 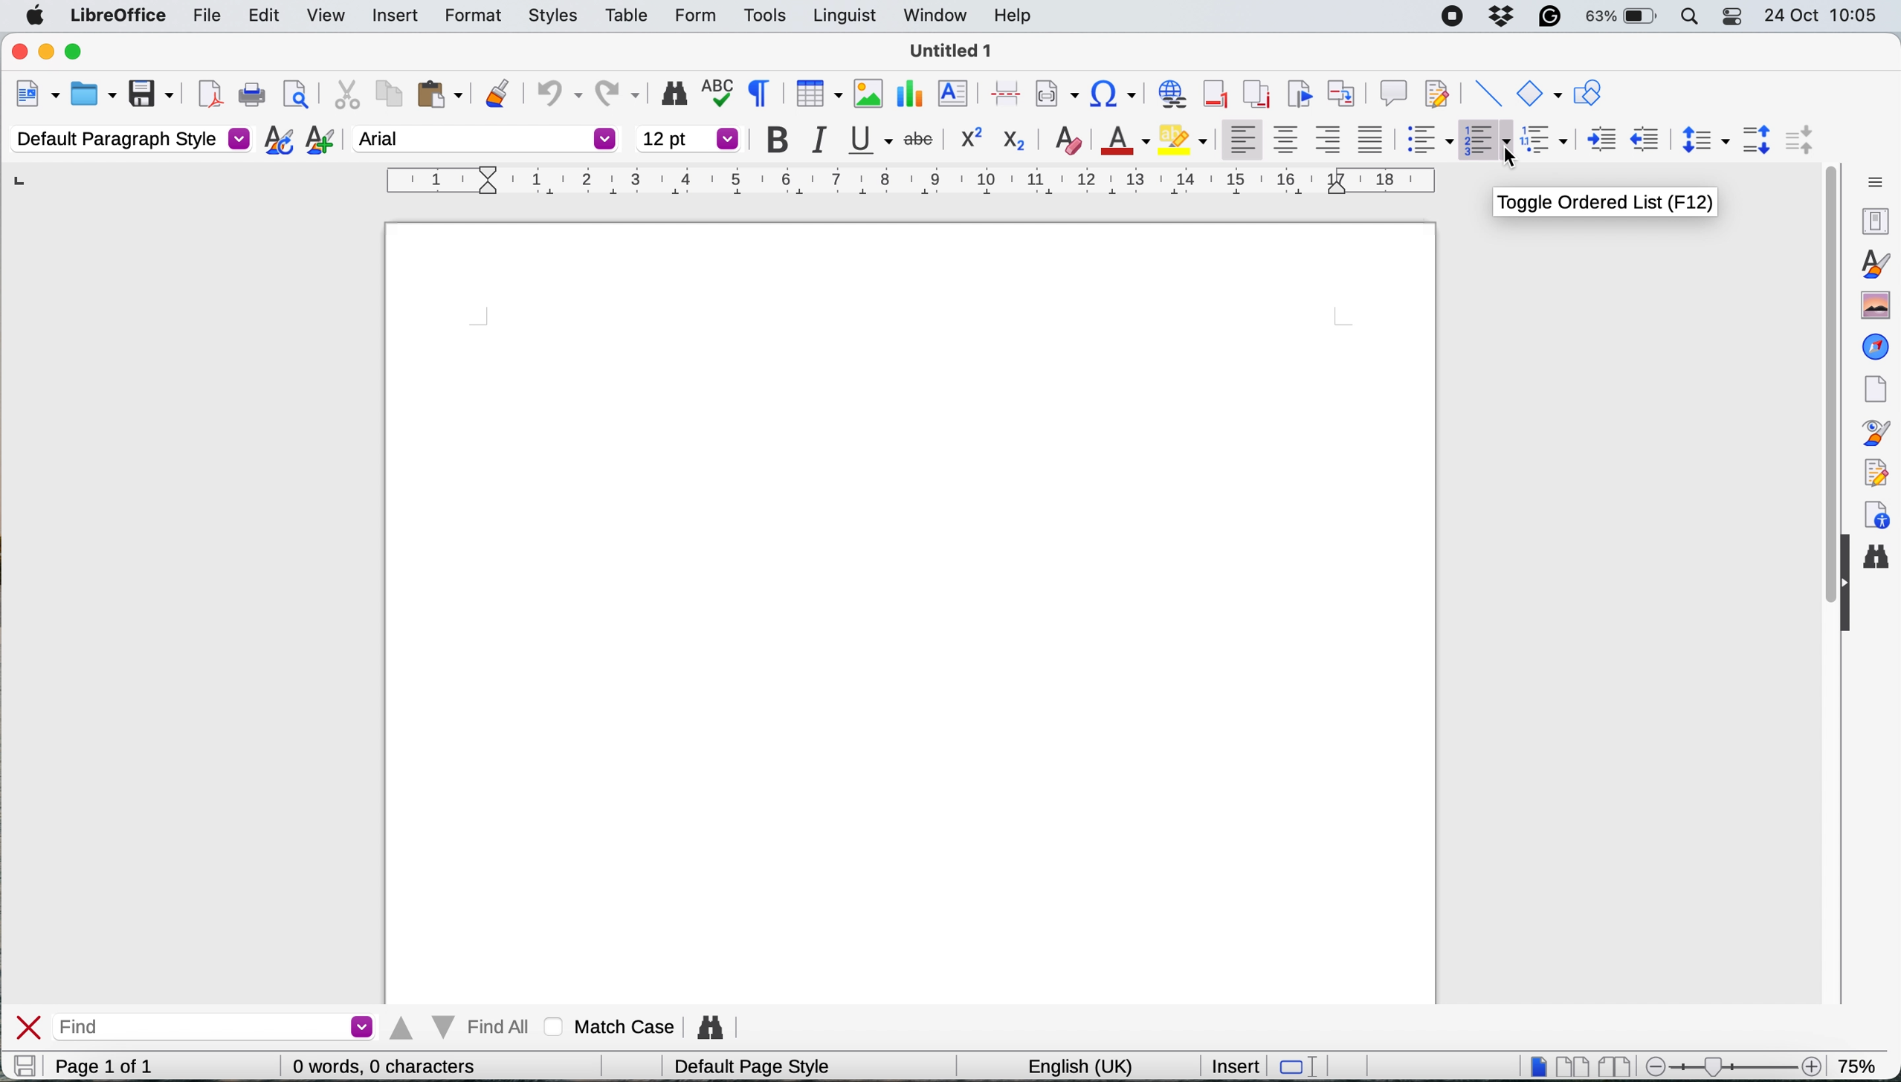 What do you see at coordinates (117, 16) in the screenshot?
I see `libre office` at bounding box center [117, 16].